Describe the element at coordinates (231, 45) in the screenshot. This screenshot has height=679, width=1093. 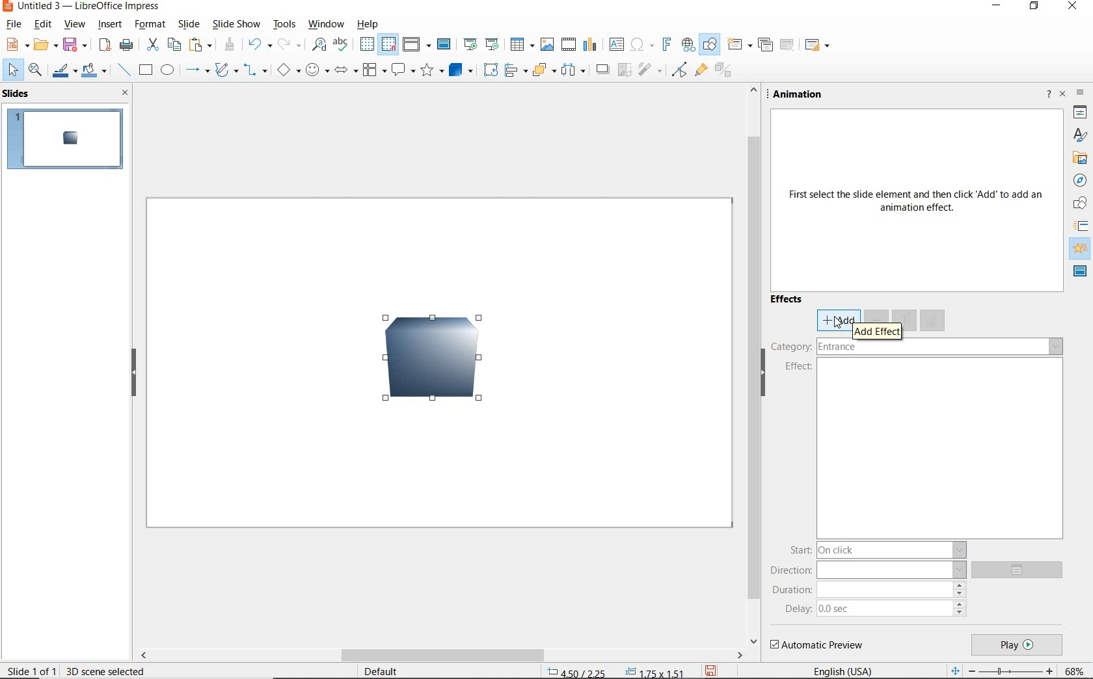
I see `clone formatting` at that location.